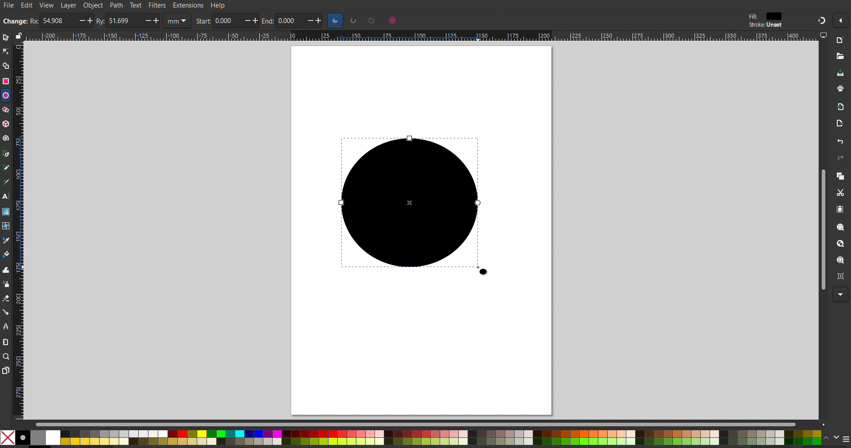 The width and height of the screenshot is (851, 448). I want to click on Gradient Tool, so click(6, 212).